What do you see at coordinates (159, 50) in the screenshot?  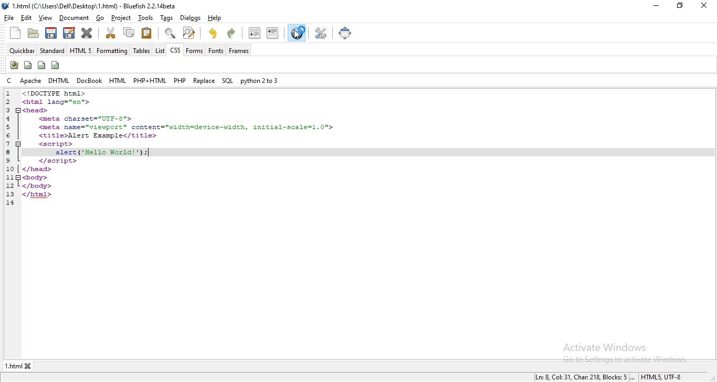 I see `list` at bounding box center [159, 50].